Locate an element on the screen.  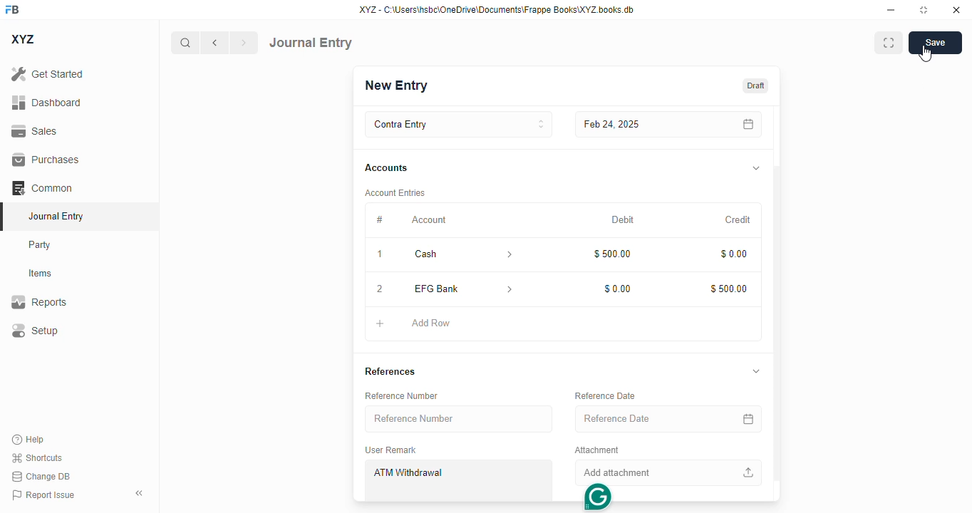
toggle expand/collapse is located at coordinates (756, 169).